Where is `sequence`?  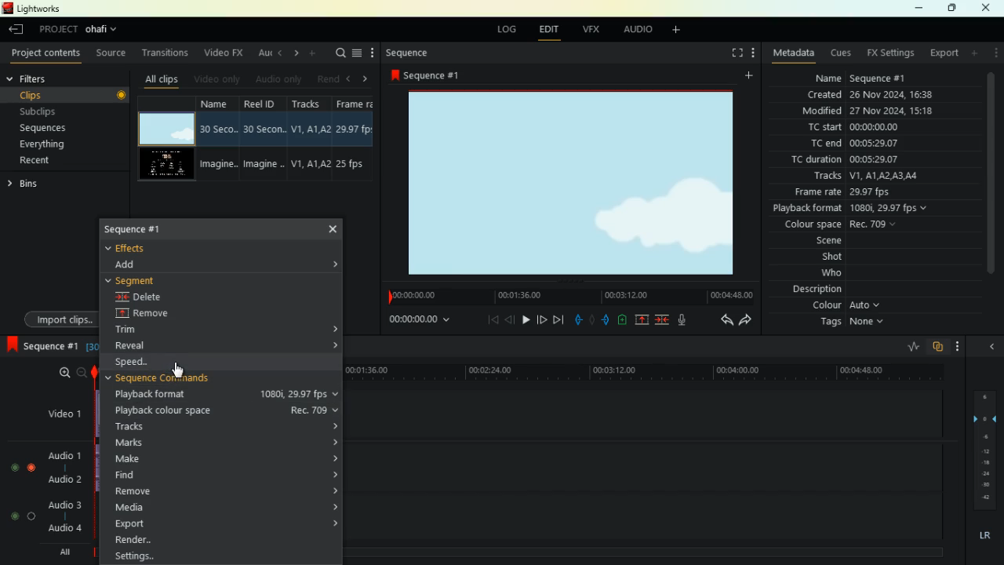
sequence is located at coordinates (39, 344).